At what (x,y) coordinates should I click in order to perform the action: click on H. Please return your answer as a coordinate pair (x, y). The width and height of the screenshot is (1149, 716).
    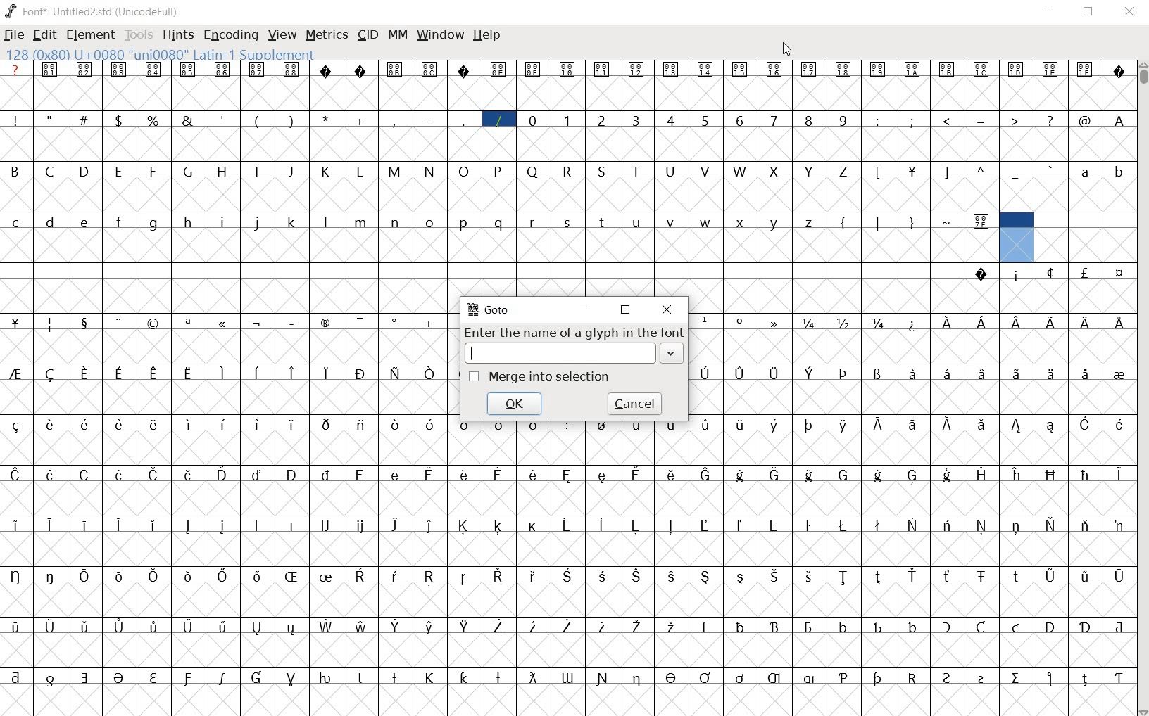
    Looking at the image, I should click on (225, 170).